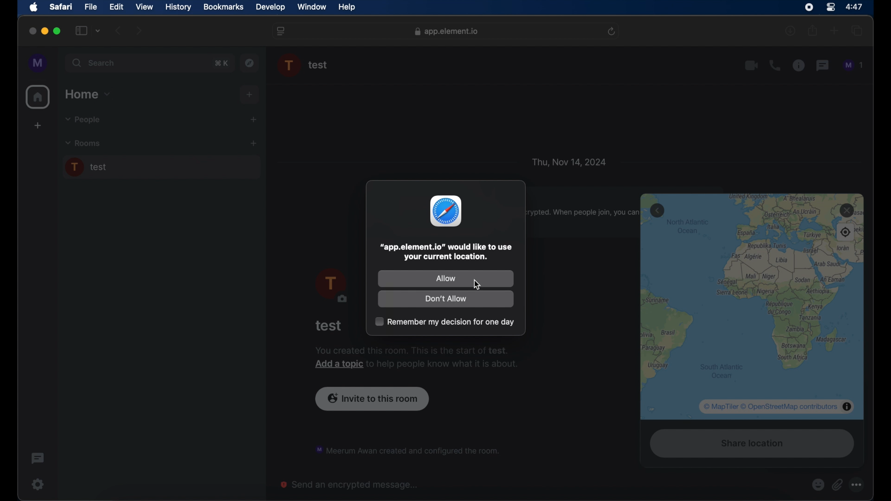 The height and width of the screenshot is (501, 891). I want to click on add  room, so click(253, 143).